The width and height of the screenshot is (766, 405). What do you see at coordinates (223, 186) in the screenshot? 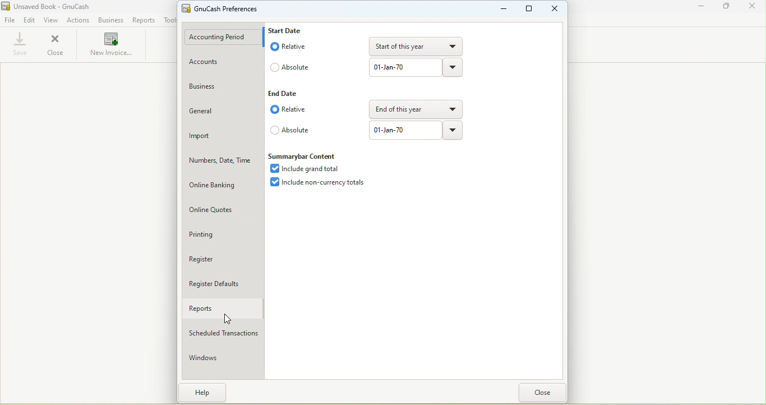
I see `Online banking` at bounding box center [223, 186].